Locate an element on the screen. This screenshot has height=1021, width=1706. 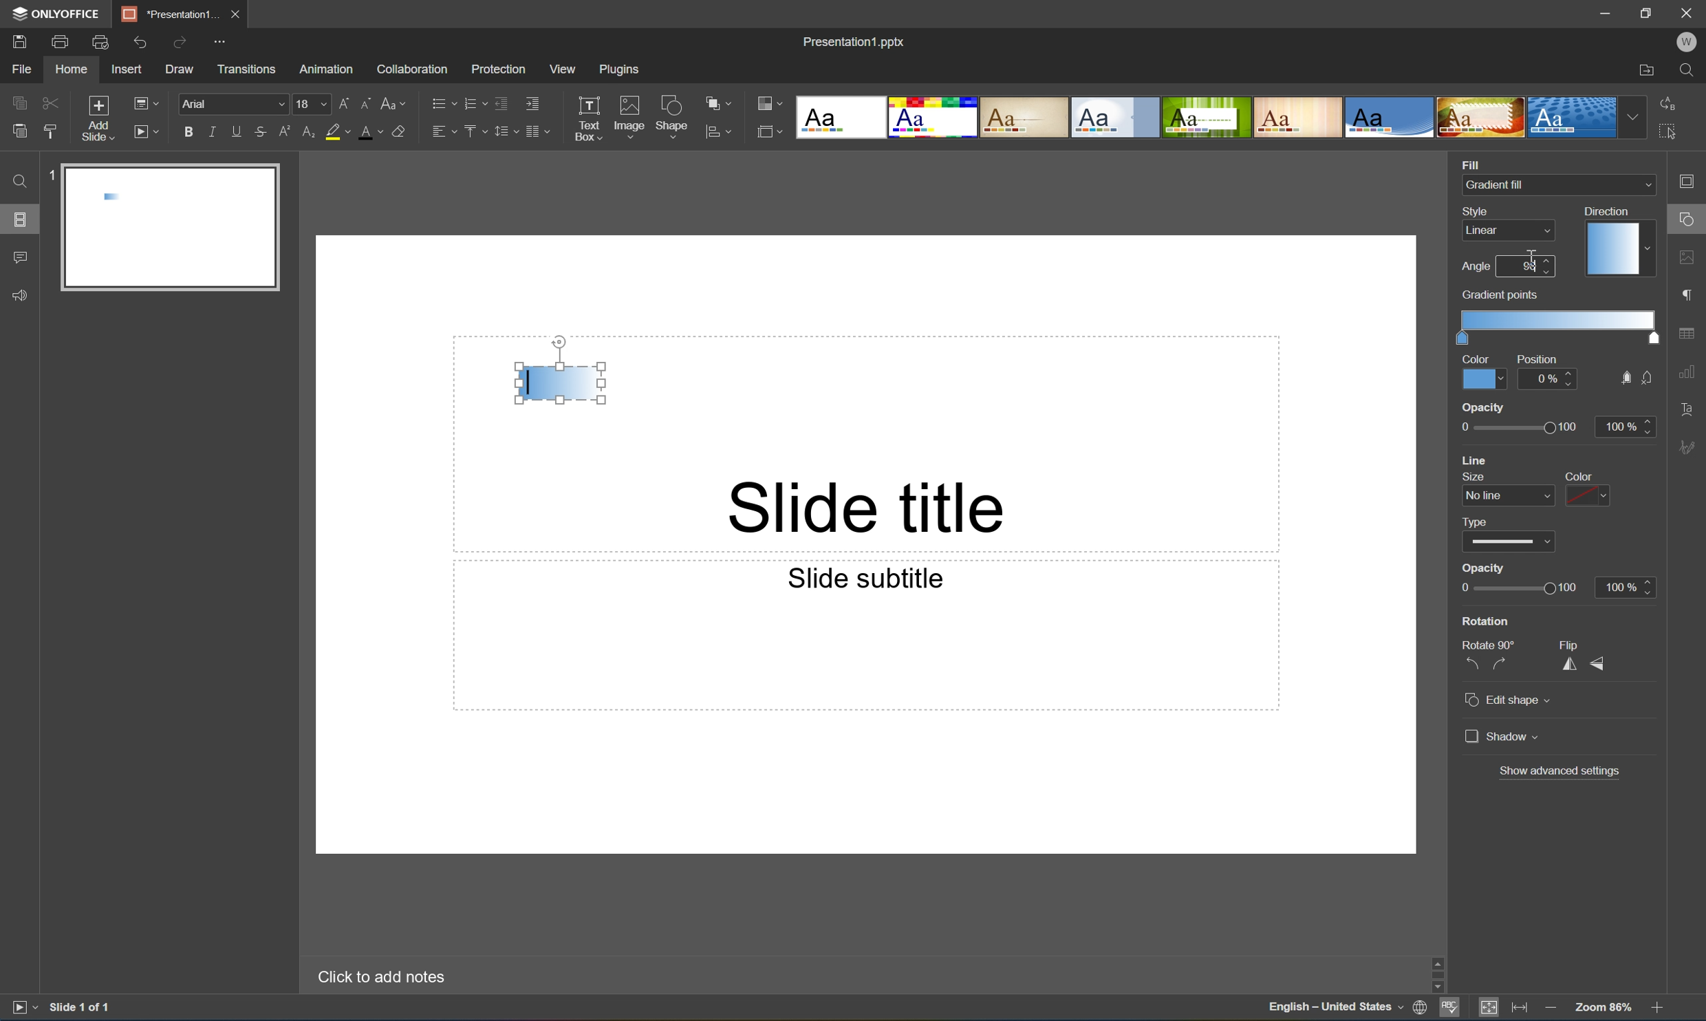
Decrement font size is located at coordinates (365, 101).